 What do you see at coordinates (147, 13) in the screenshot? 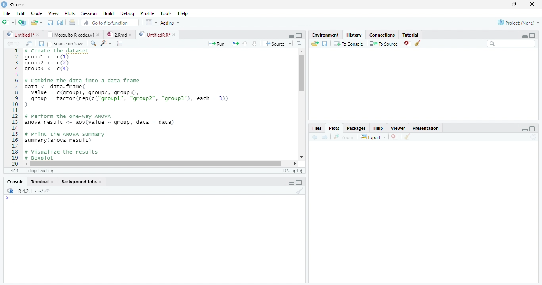
I see `Profile` at bounding box center [147, 13].